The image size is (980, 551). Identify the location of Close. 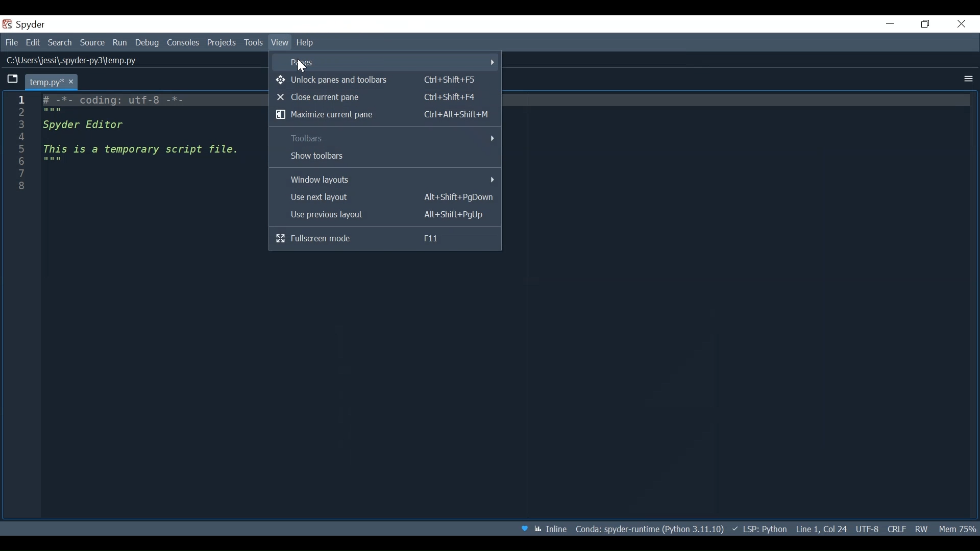
(962, 24).